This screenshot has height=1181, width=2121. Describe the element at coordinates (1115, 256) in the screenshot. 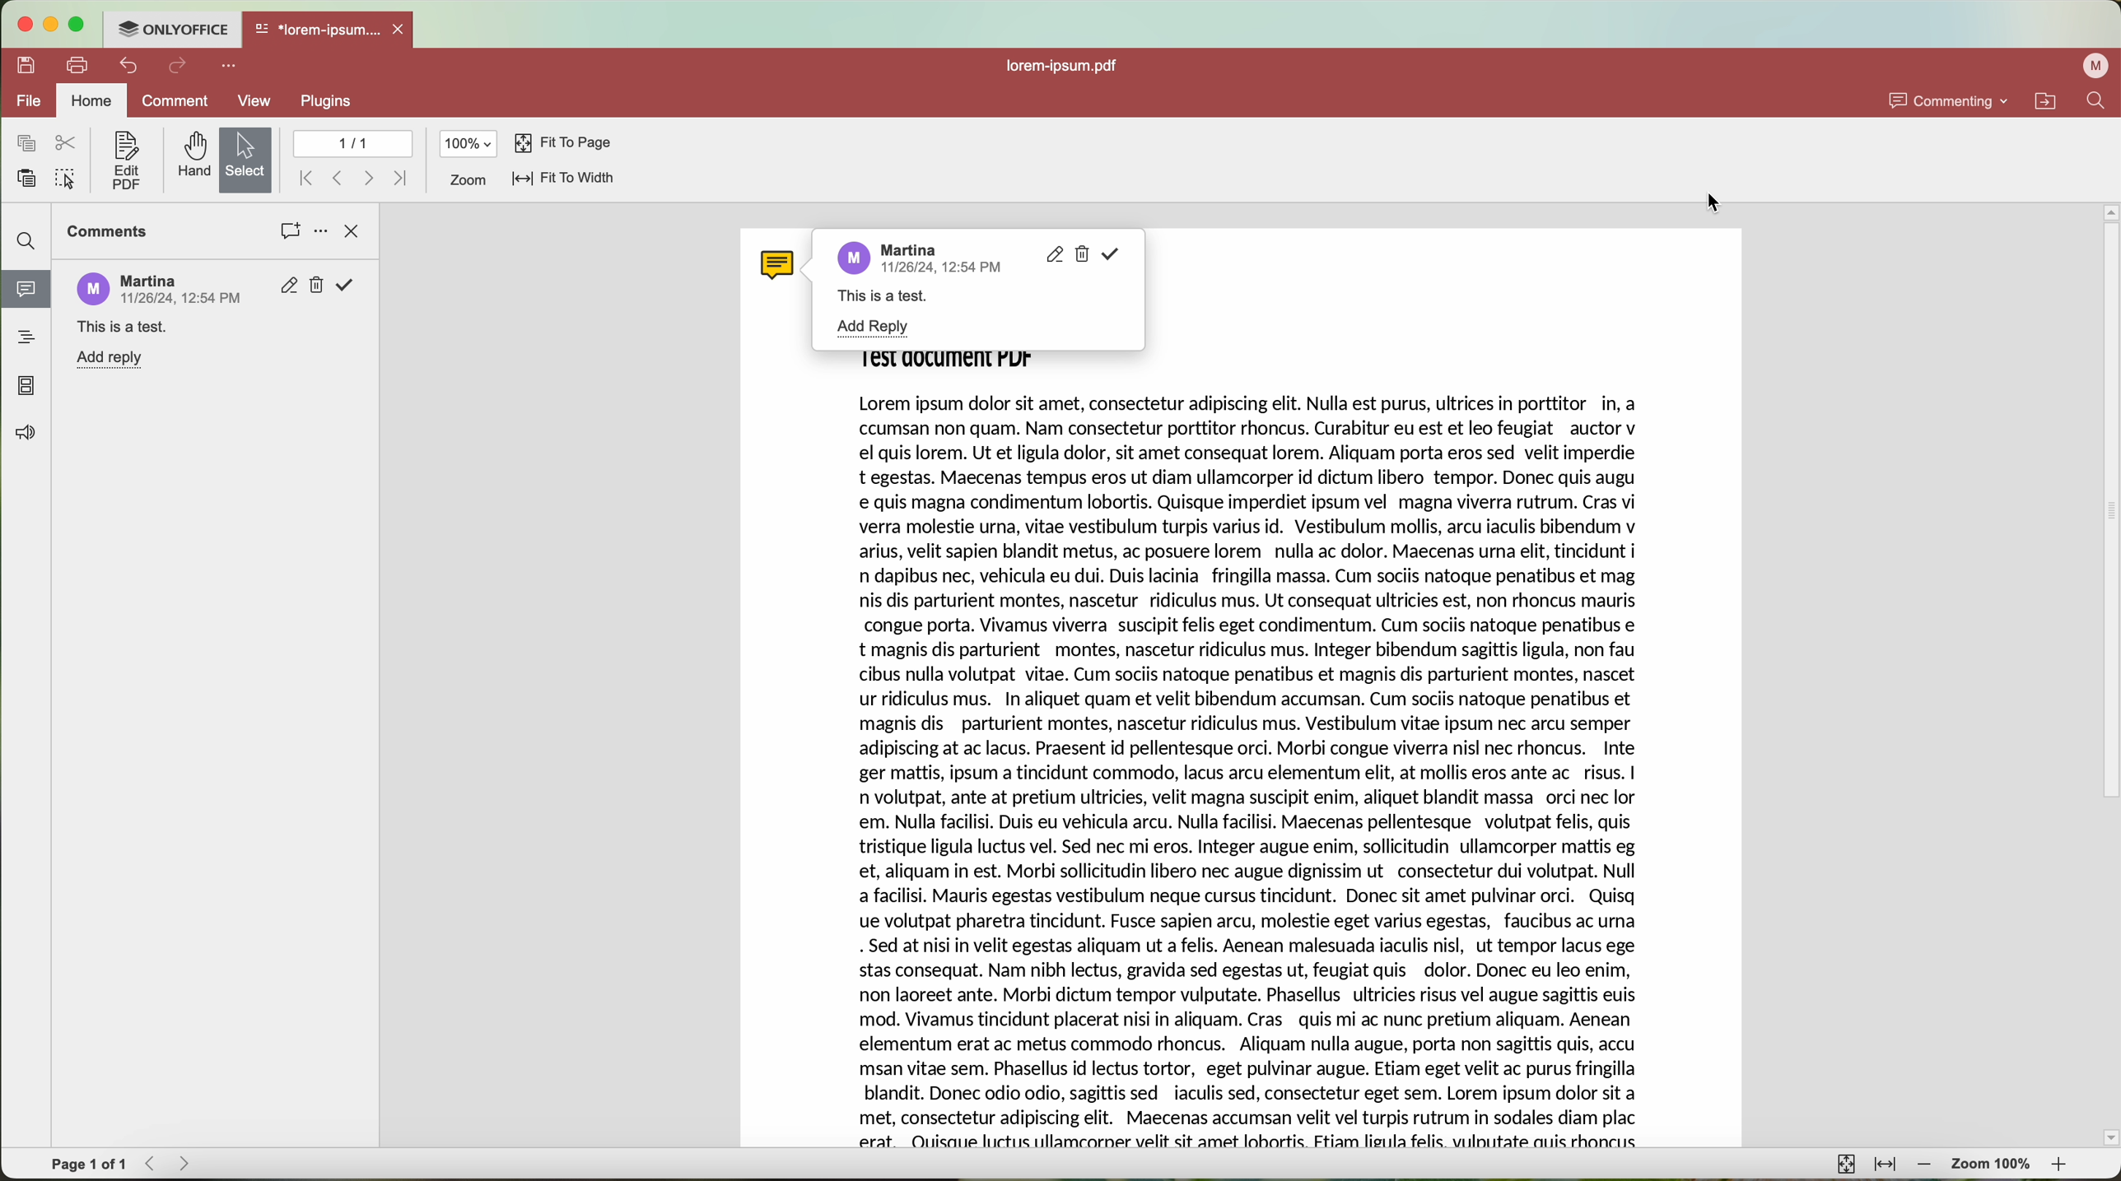

I see `resolve` at that location.